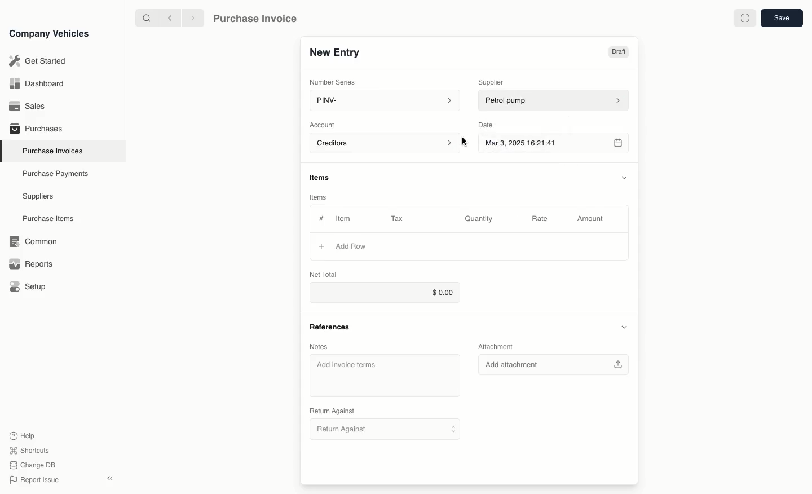  Describe the element at coordinates (343, 246) in the screenshot. I see `Add Row` at that location.